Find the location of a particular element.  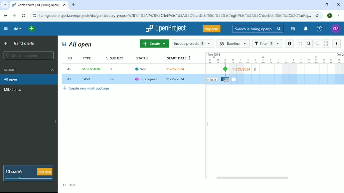

Create is located at coordinates (154, 44).